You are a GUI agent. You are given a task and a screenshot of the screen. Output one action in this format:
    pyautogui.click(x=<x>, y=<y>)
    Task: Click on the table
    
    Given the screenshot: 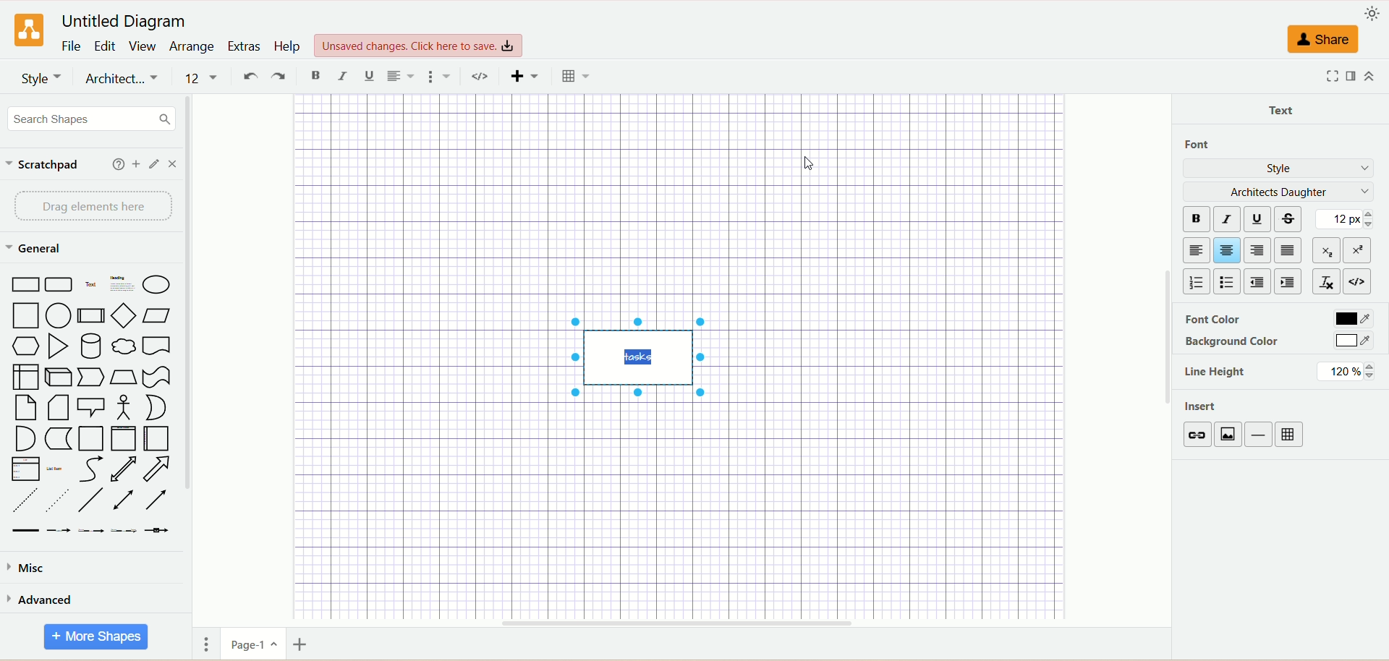 What is the action you would take?
    pyautogui.click(x=1290, y=435)
    